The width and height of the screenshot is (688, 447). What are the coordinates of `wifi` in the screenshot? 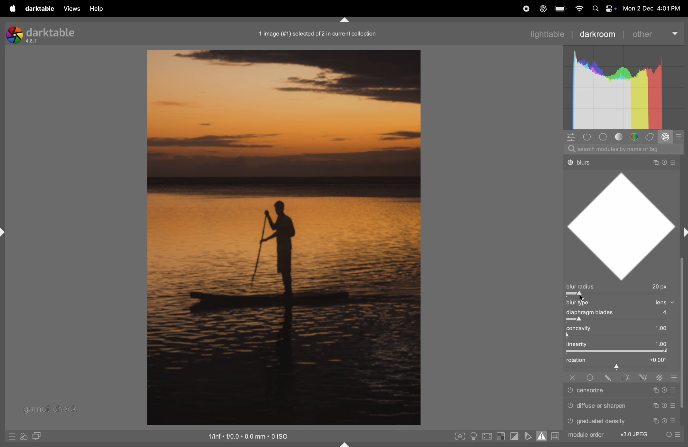 It's located at (579, 8).